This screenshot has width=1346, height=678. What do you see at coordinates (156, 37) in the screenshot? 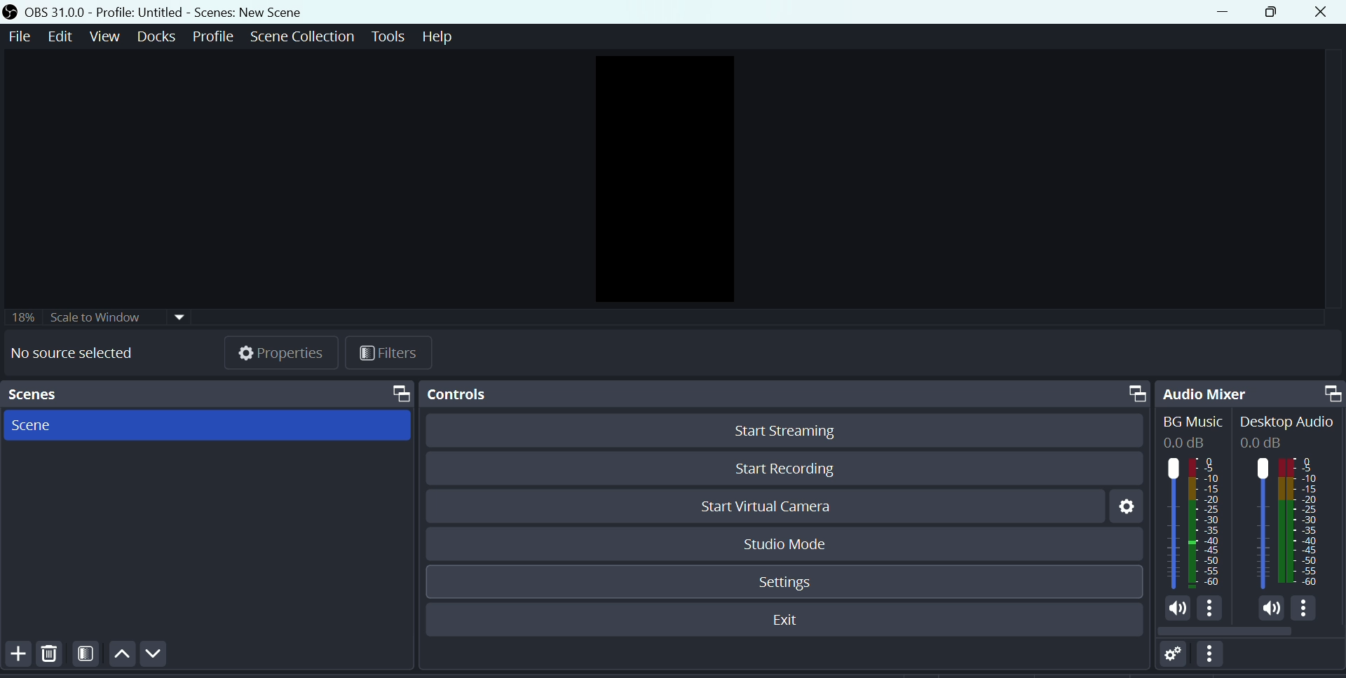
I see `Docks` at bounding box center [156, 37].